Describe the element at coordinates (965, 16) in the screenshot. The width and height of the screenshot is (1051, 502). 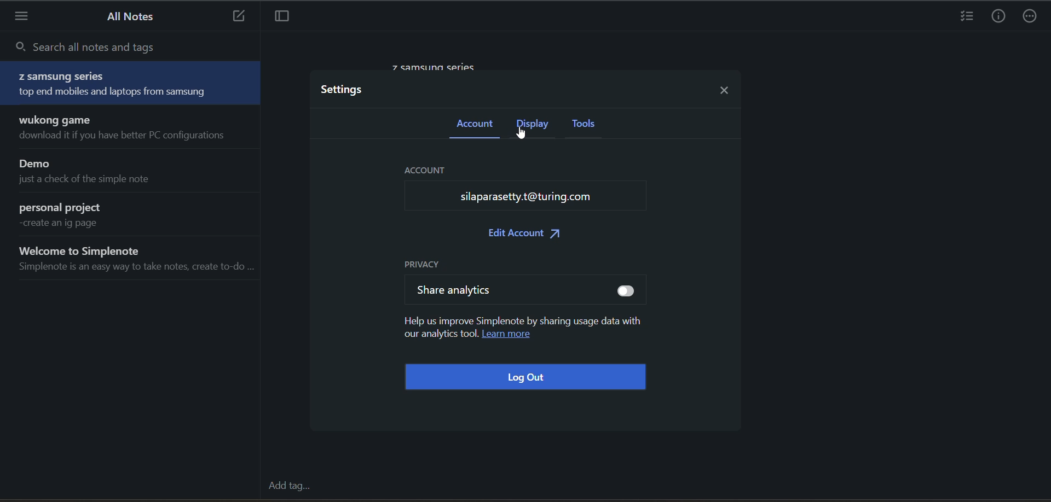
I see `insert checklist` at that location.